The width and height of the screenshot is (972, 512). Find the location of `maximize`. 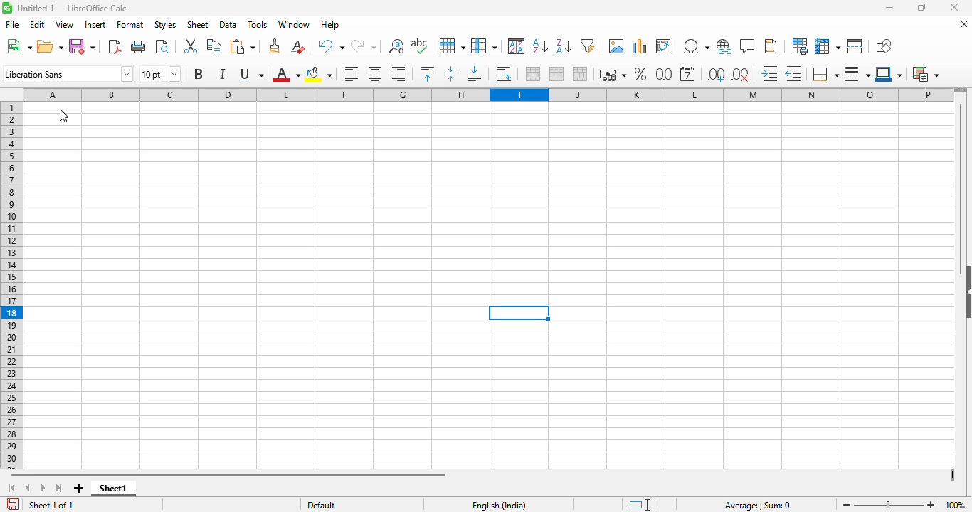

maximize is located at coordinates (920, 8).